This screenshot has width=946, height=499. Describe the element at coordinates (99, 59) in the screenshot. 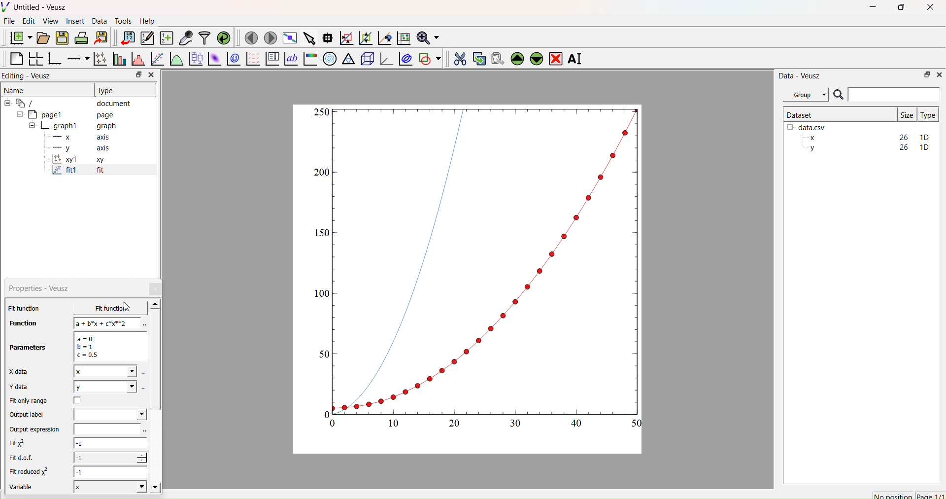

I see `Plot points with lines and errorbars` at that location.